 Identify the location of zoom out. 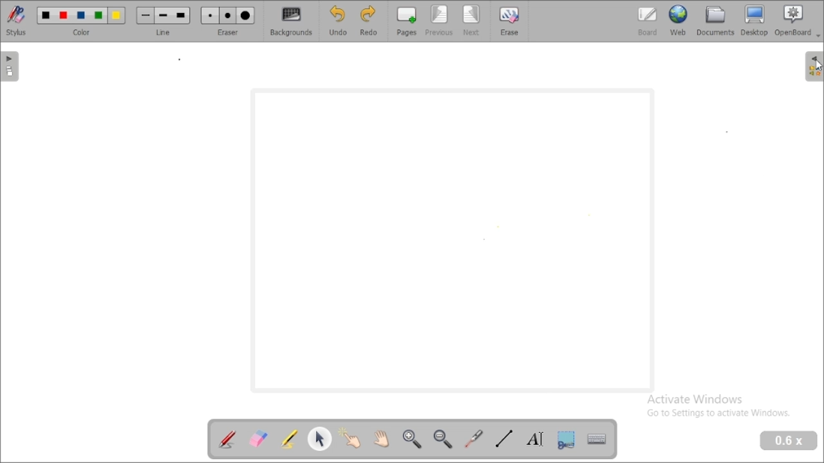
(444, 439).